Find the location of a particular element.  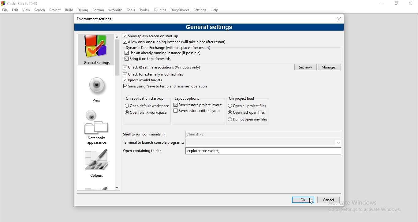

colours is located at coordinates (96, 163).